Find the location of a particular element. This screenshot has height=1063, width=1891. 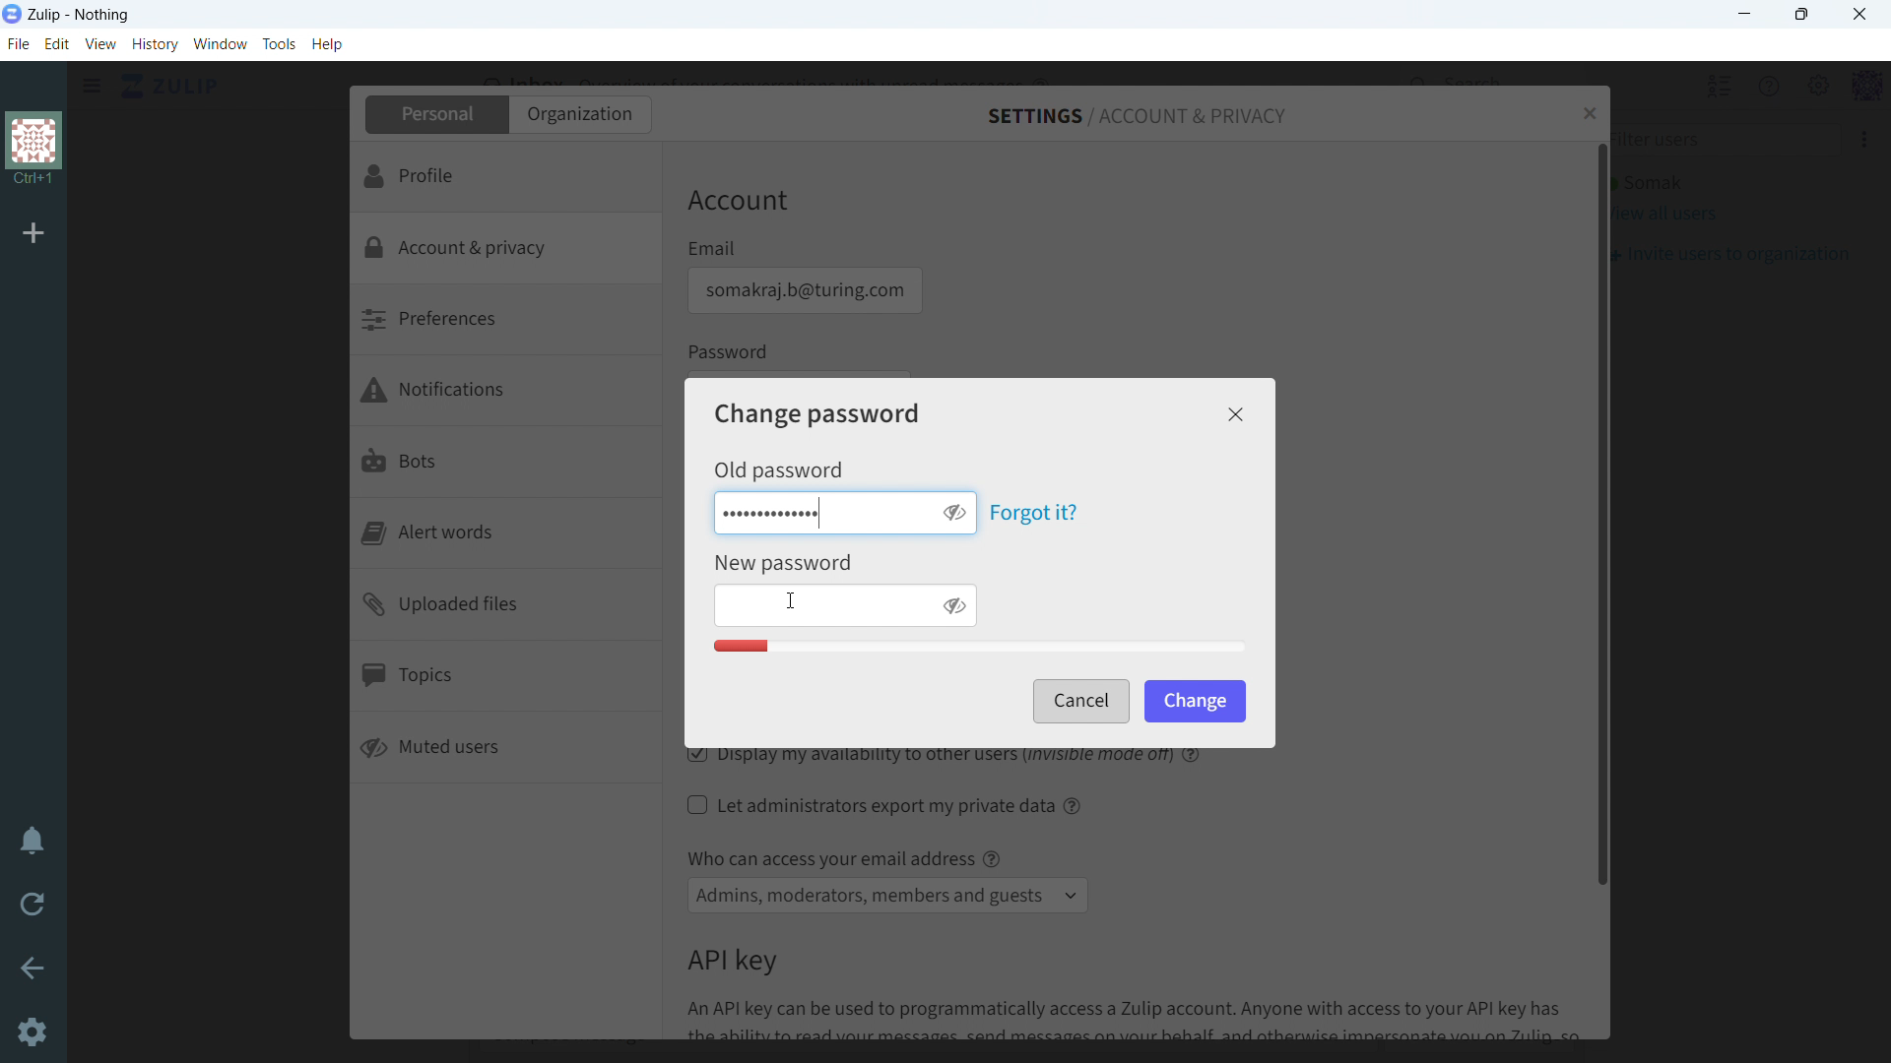

let administrators export my private data is located at coordinates (871, 805).